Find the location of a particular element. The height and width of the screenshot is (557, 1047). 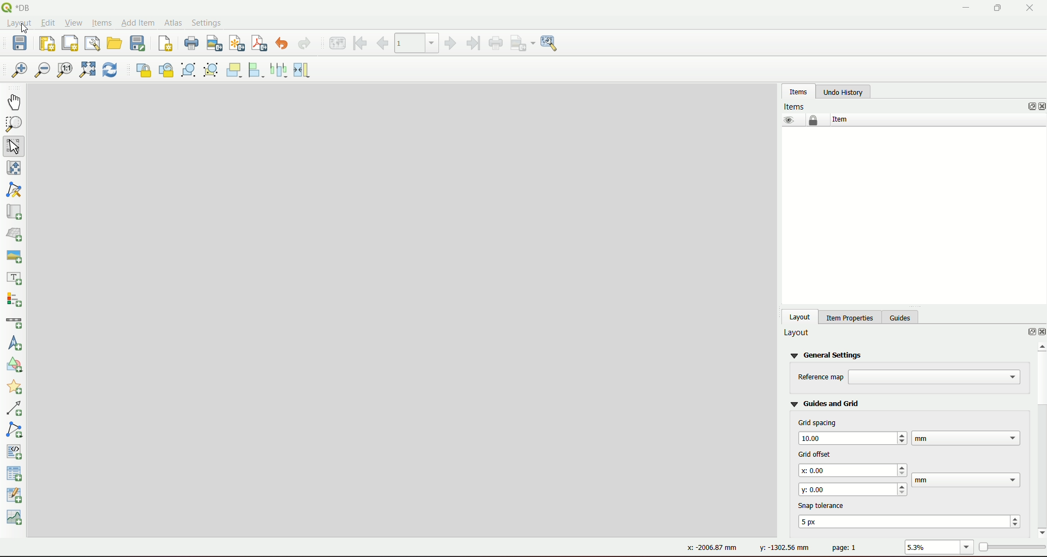

Name and logo is located at coordinates (21, 8).